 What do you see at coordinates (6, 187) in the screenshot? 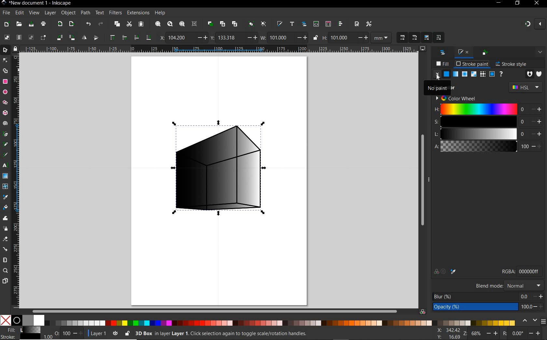
I see `MESH TOOL` at bounding box center [6, 187].